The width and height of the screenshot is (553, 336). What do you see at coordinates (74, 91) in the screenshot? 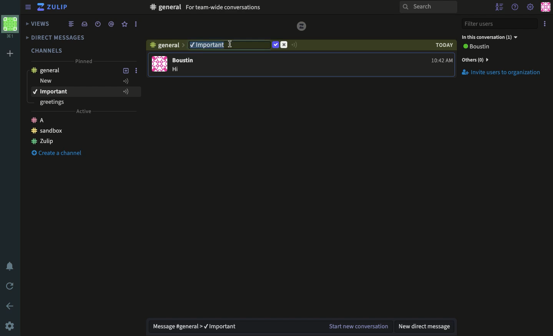
I see `important` at bounding box center [74, 91].